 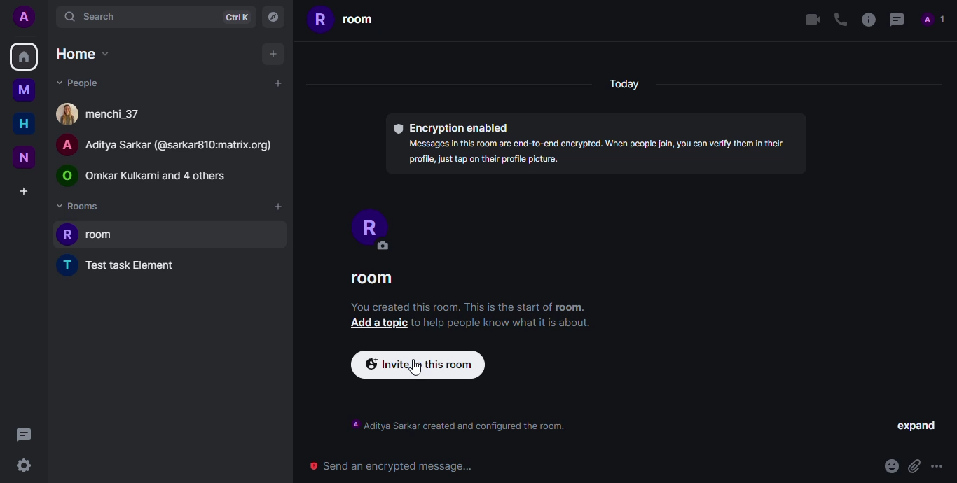 I want to click on threads, so click(x=897, y=19).